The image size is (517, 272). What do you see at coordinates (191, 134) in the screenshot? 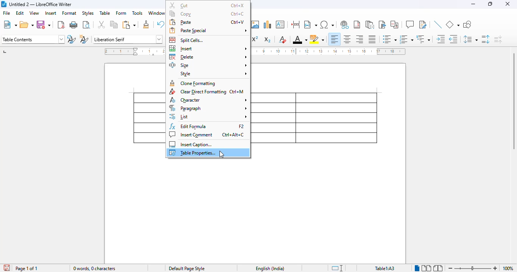
I see `insert comment` at bounding box center [191, 134].